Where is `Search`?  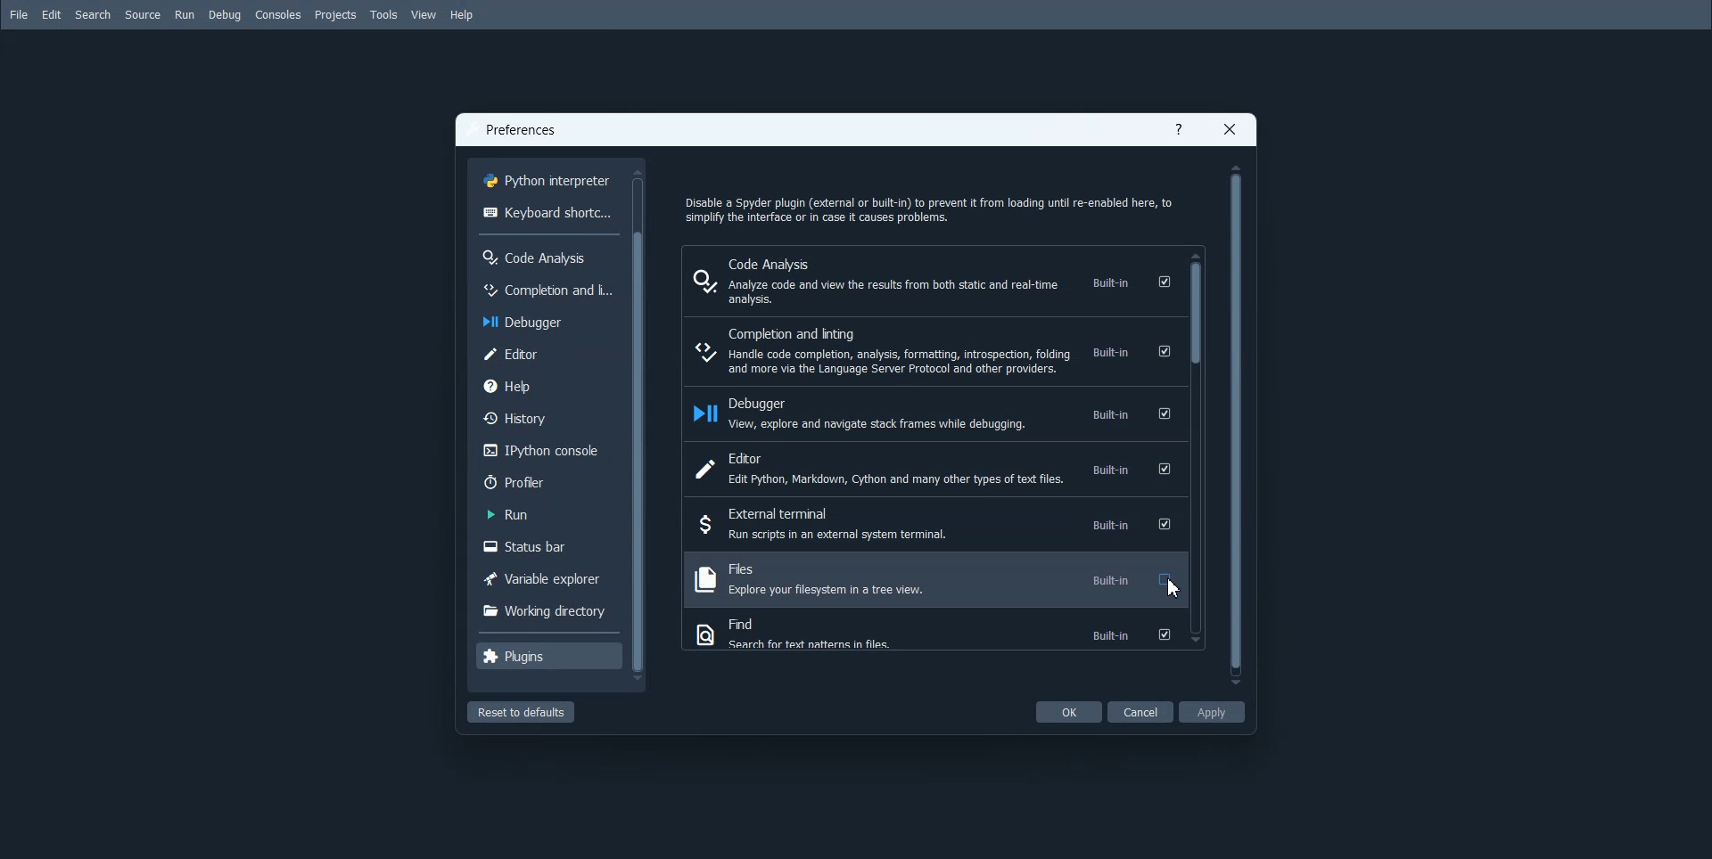
Search is located at coordinates (93, 15).